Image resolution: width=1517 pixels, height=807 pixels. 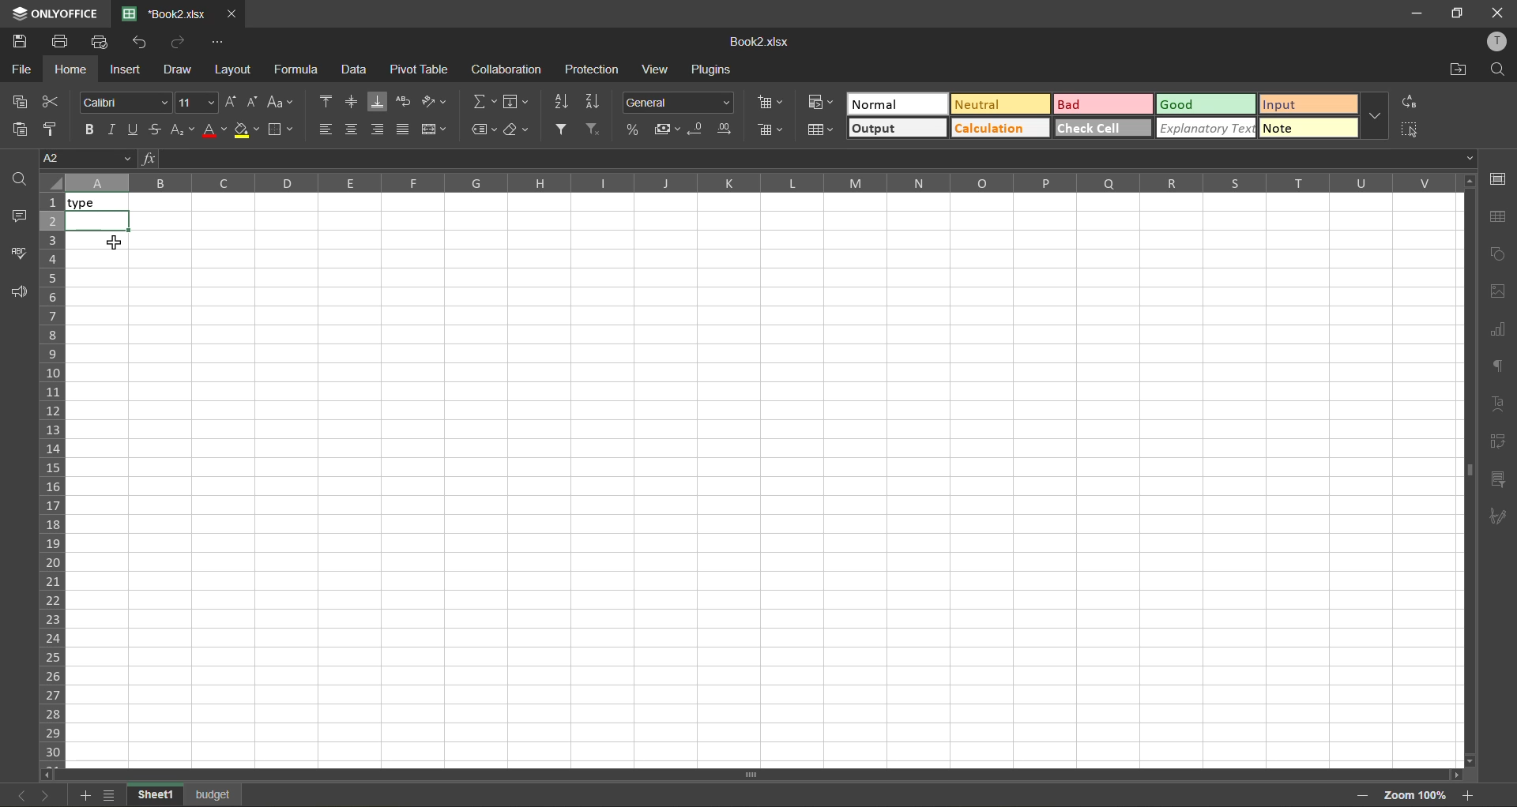 I want to click on align left, so click(x=326, y=127).